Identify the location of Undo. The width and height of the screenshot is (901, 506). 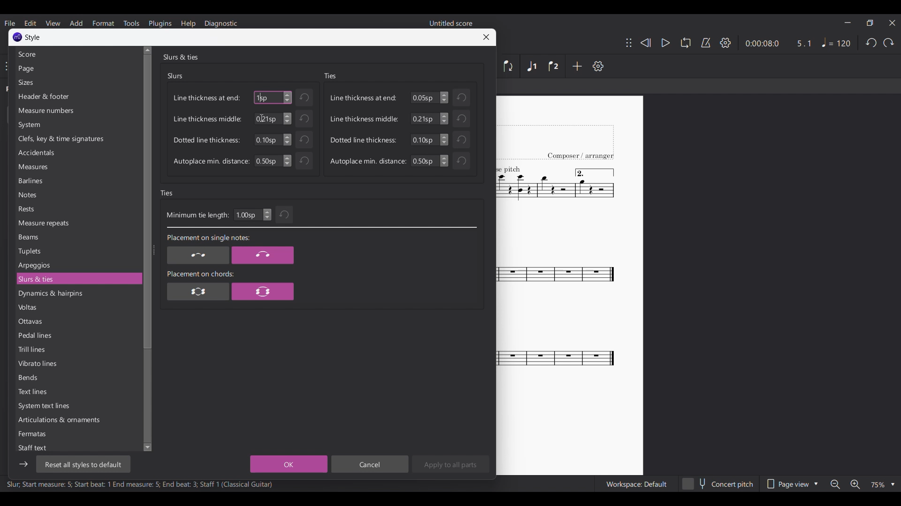
(461, 140).